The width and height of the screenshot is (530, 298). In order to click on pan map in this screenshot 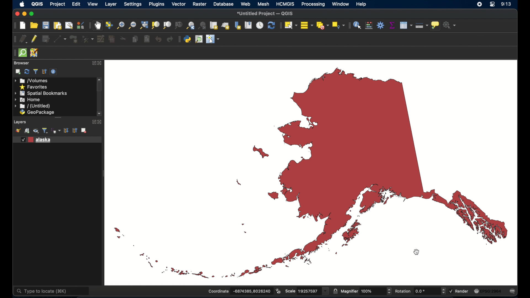, I will do `click(98, 26)`.